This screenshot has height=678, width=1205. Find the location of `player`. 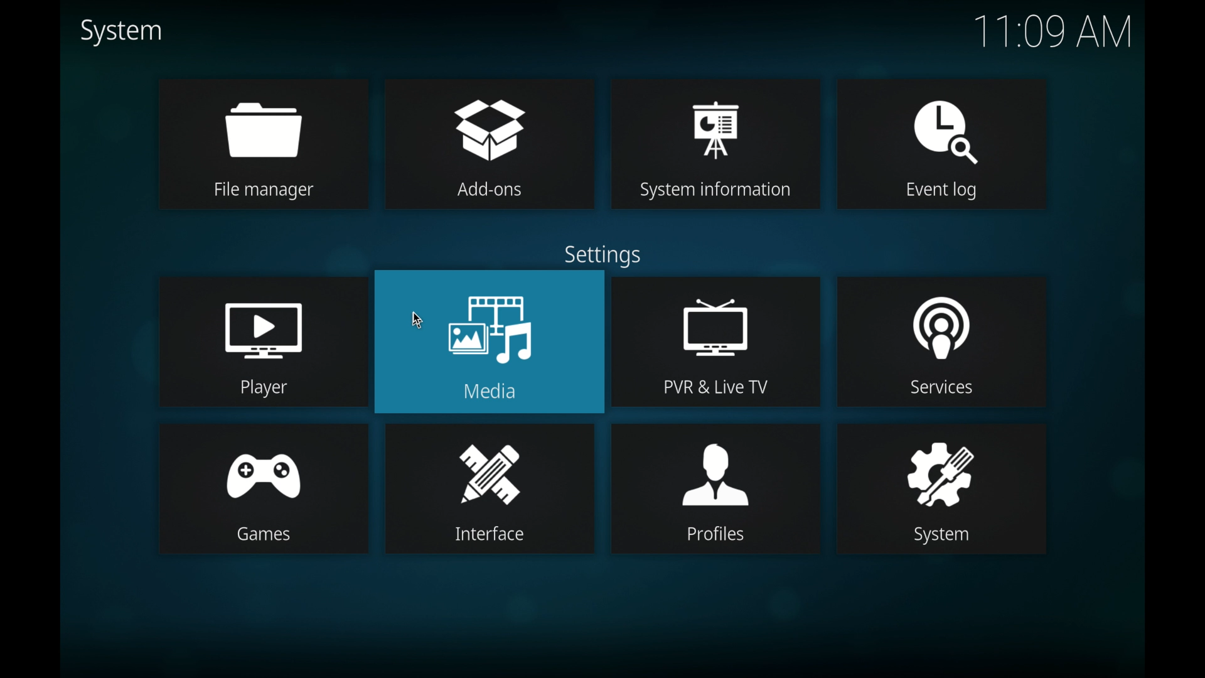

player is located at coordinates (261, 340).